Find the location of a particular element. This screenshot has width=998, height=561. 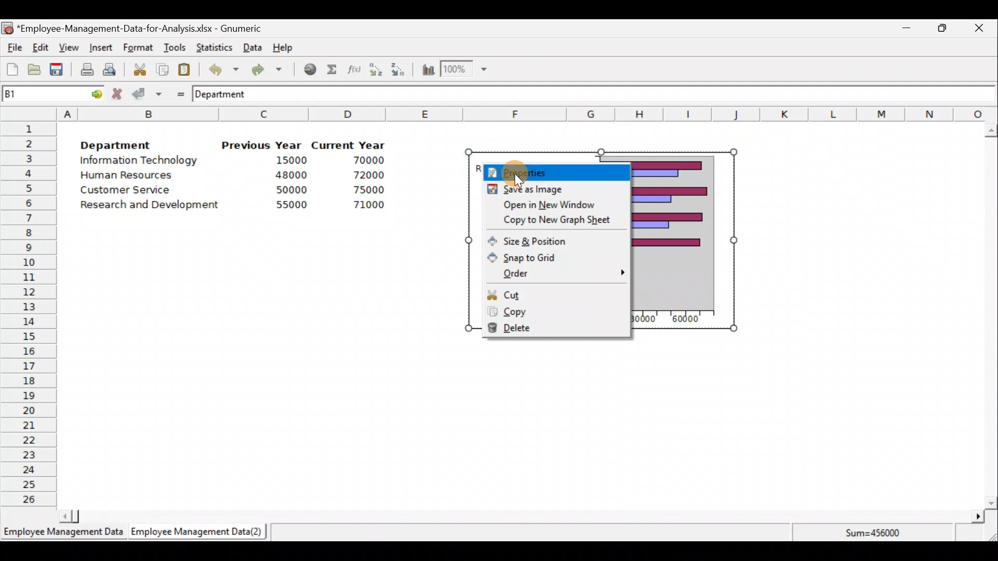

Human Resources is located at coordinates (132, 176).